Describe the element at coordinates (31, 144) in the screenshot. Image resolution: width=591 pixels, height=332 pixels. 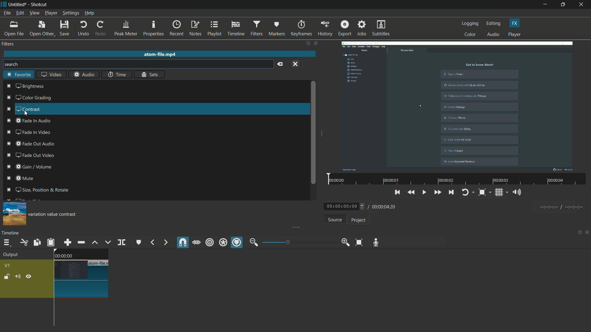
I see `fade out audio` at that location.